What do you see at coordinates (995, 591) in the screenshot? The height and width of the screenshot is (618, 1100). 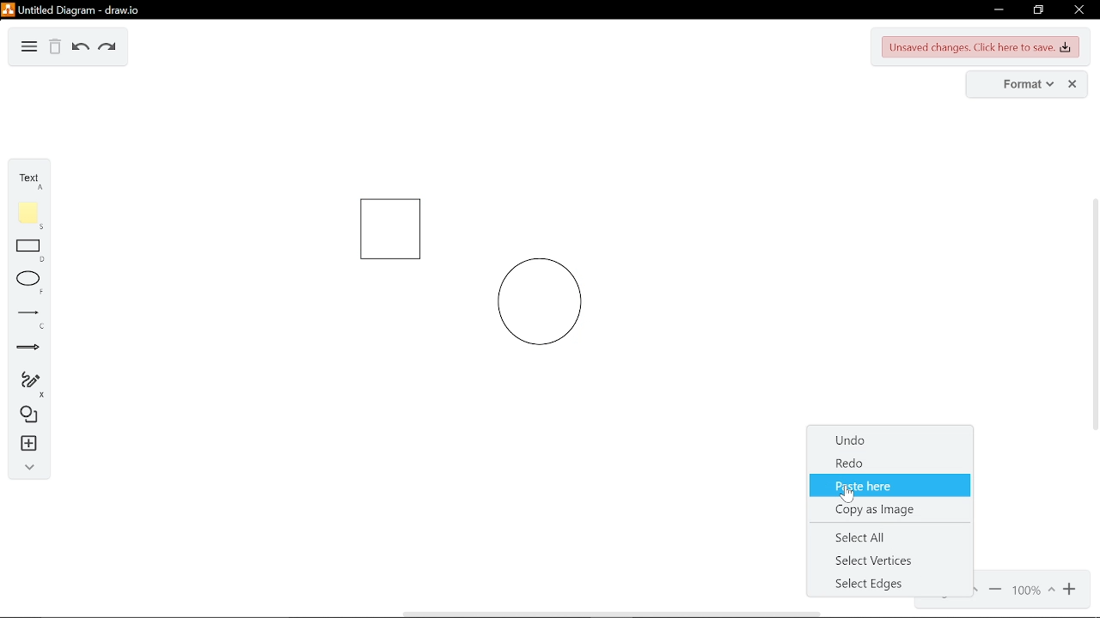 I see `zoom out` at bounding box center [995, 591].